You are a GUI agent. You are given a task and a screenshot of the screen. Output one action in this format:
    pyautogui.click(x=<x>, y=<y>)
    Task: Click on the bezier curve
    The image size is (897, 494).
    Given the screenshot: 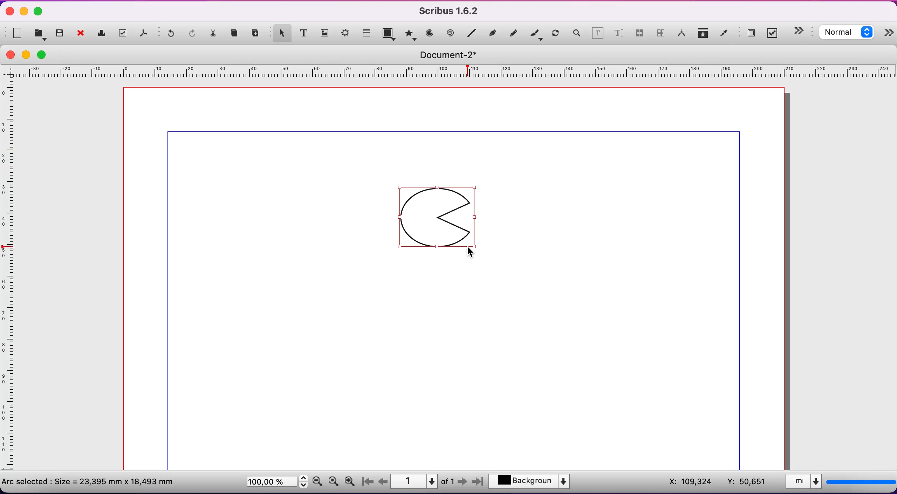 What is the action you would take?
    pyautogui.click(x=494, y=33)
    